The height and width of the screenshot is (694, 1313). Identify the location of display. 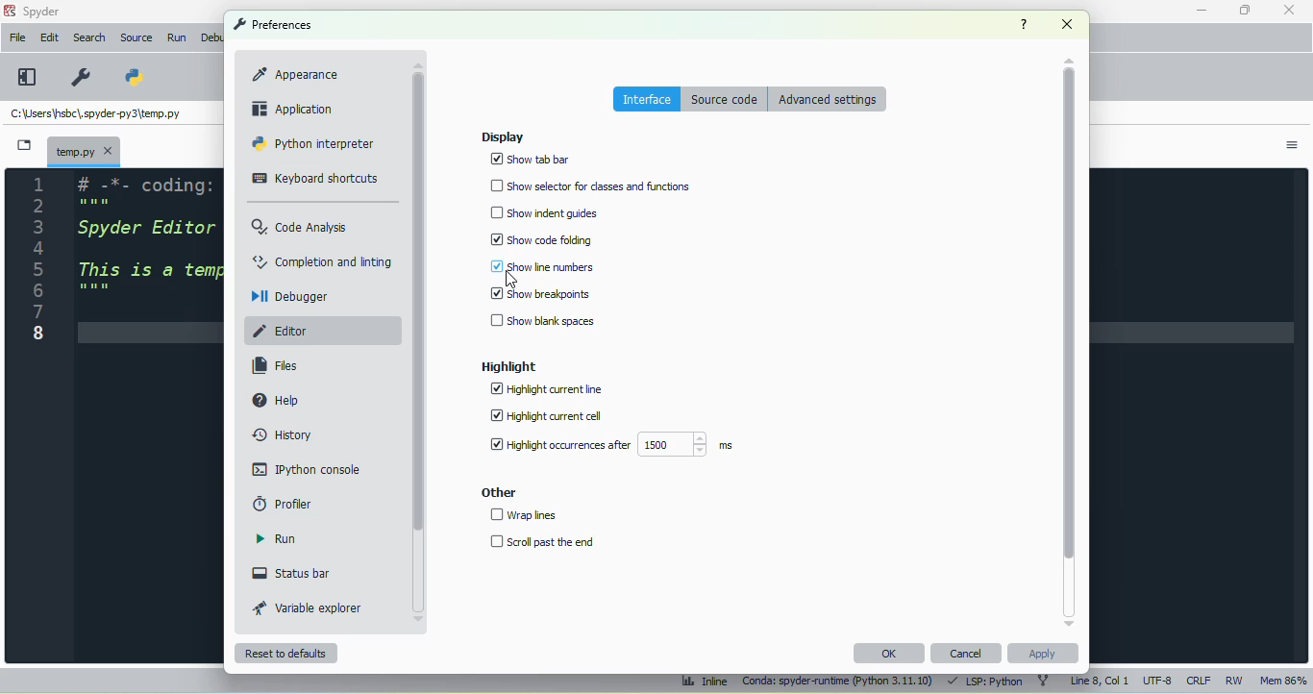
(503, 137).